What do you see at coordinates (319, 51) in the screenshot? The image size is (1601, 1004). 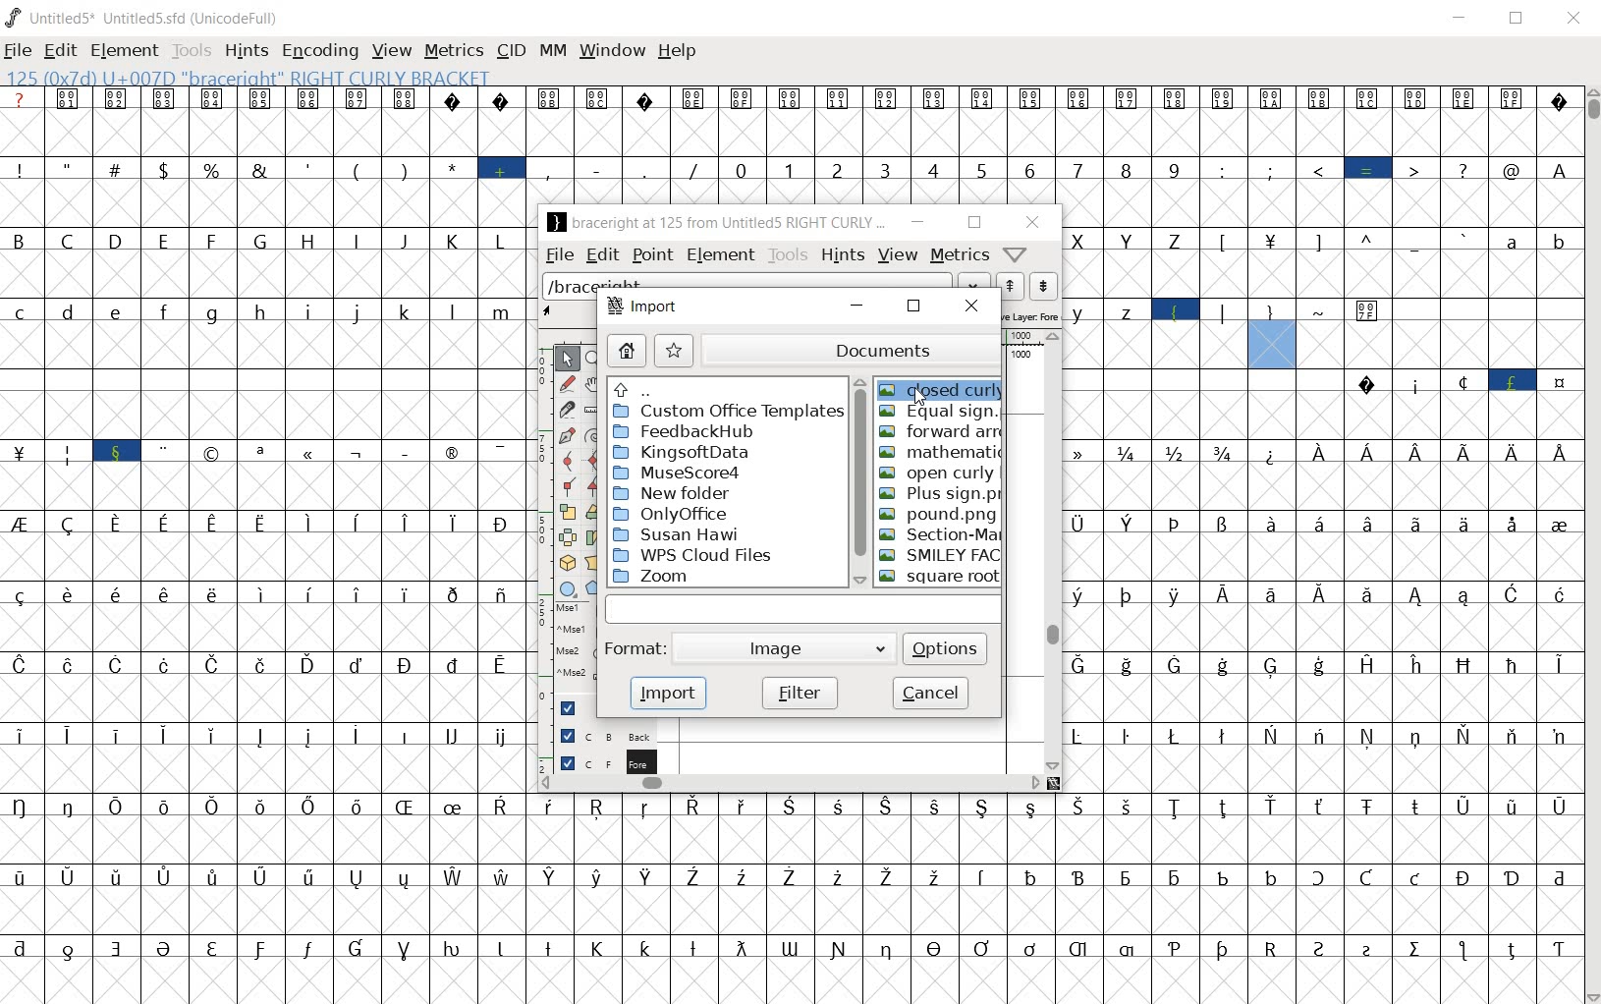 I see `ENCODING` at bounding box center [319, 51].